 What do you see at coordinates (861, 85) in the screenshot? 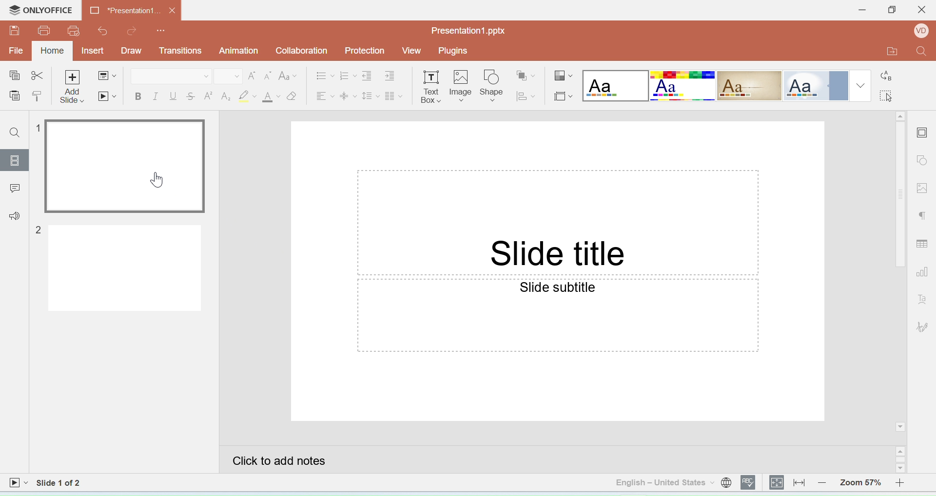
I see `Drop down` at bounding box center [861, 85].